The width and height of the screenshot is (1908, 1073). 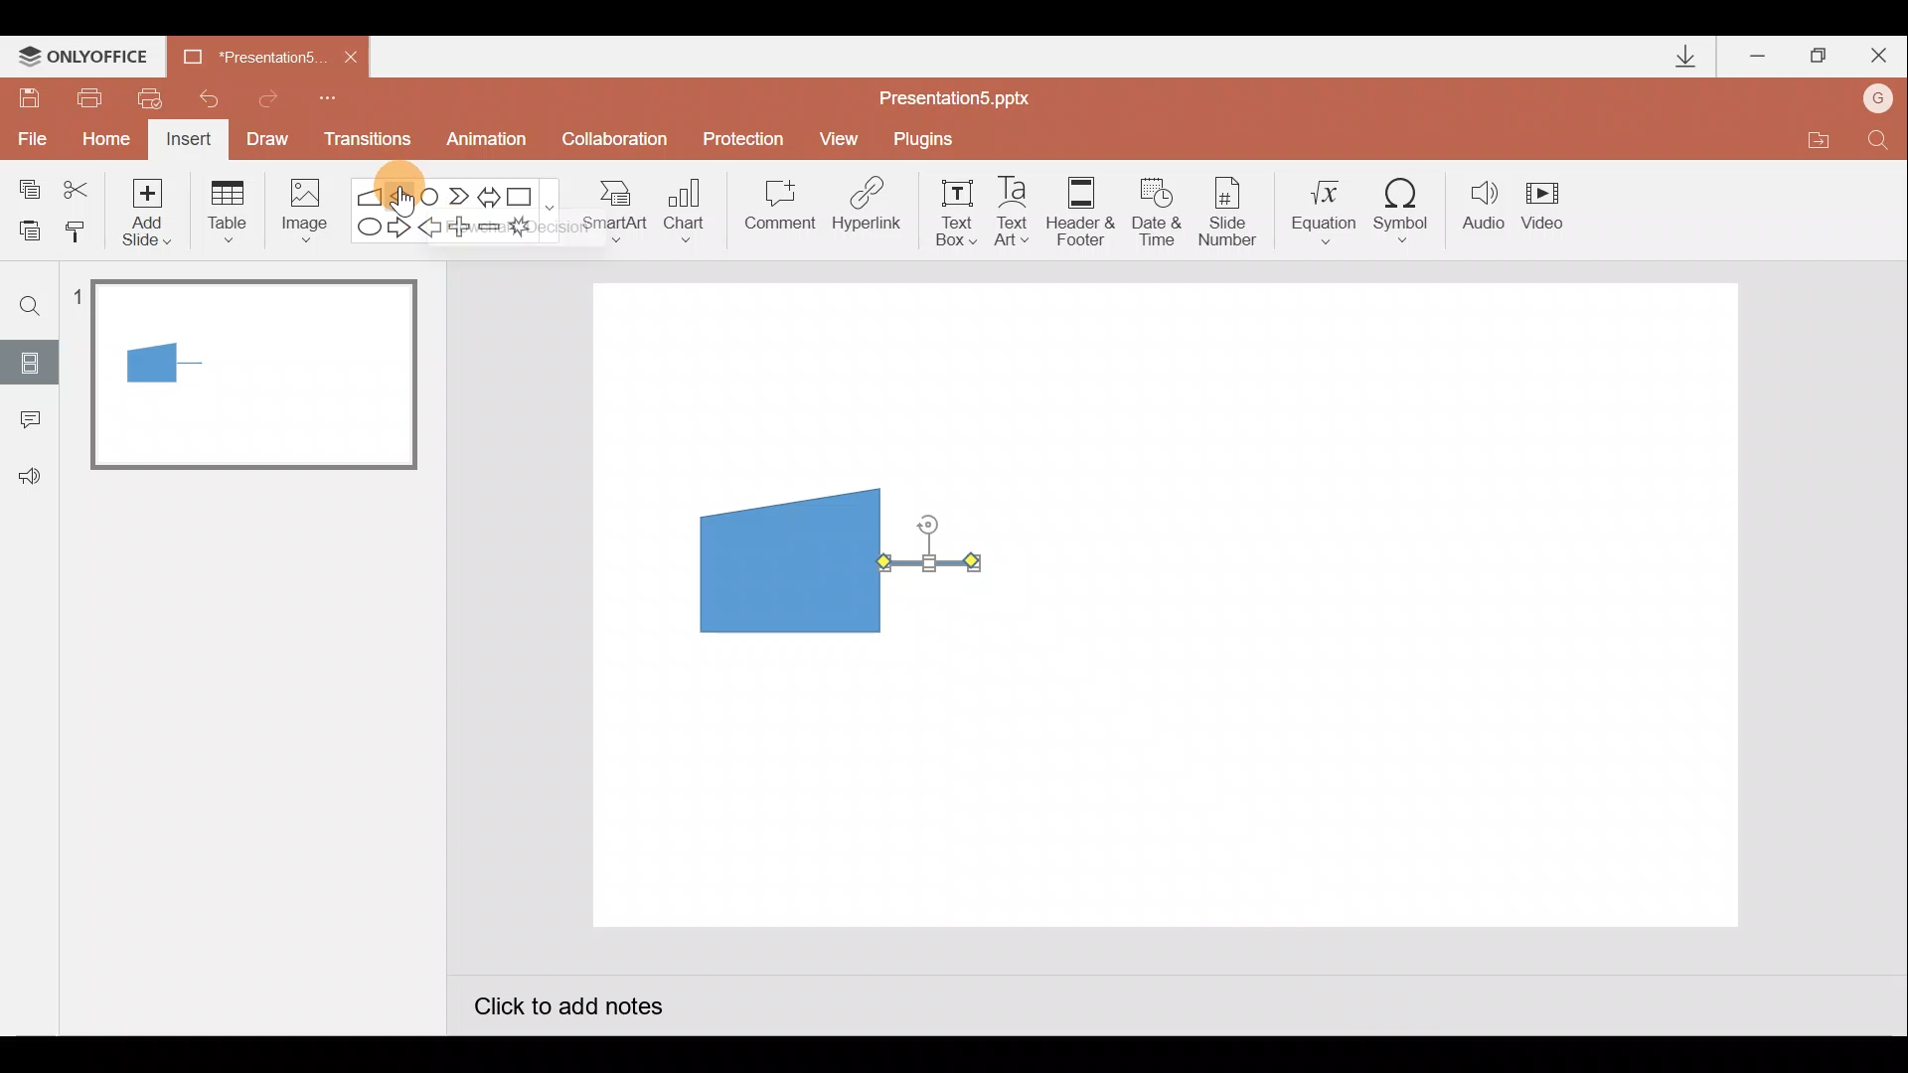 What do you see at coordinates (151, 208) in the screenshot?
I see `Add slide` at bounding box center [151, 208].